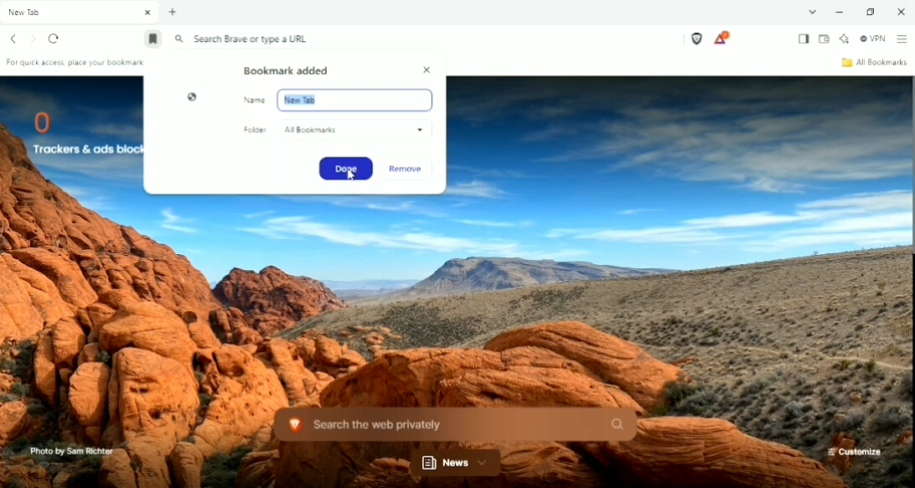 Image resolution: width=915 pixels, height=488 pixels. Describe the element at coordinates (900, 11) in the screenshot. I see `Close` at that location.